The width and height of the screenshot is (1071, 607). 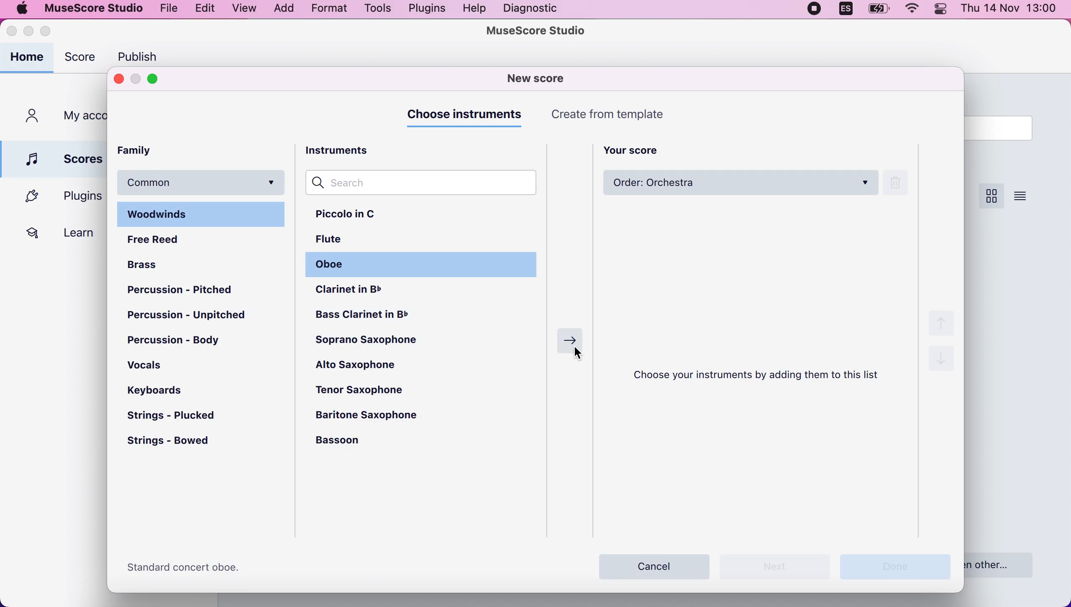 What do you see at coordinates (243, 9) in the screenshot?
I see `view` at bounding box center [243, 9].